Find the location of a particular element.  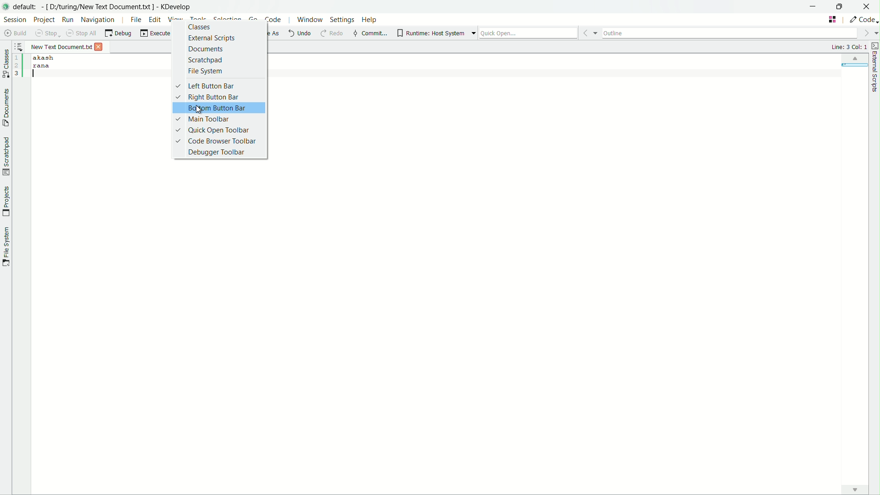

toggle projects is located at coordinates (6, 202).